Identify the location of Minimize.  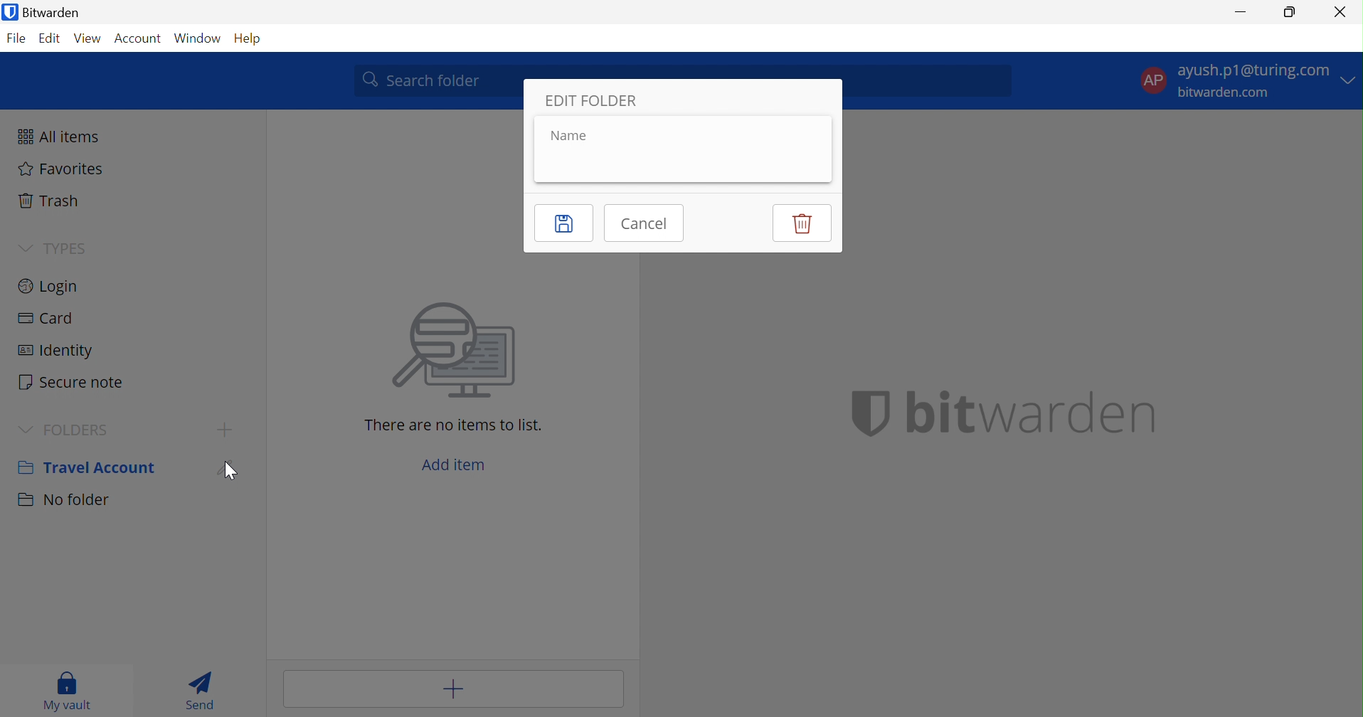
(1239, 14).